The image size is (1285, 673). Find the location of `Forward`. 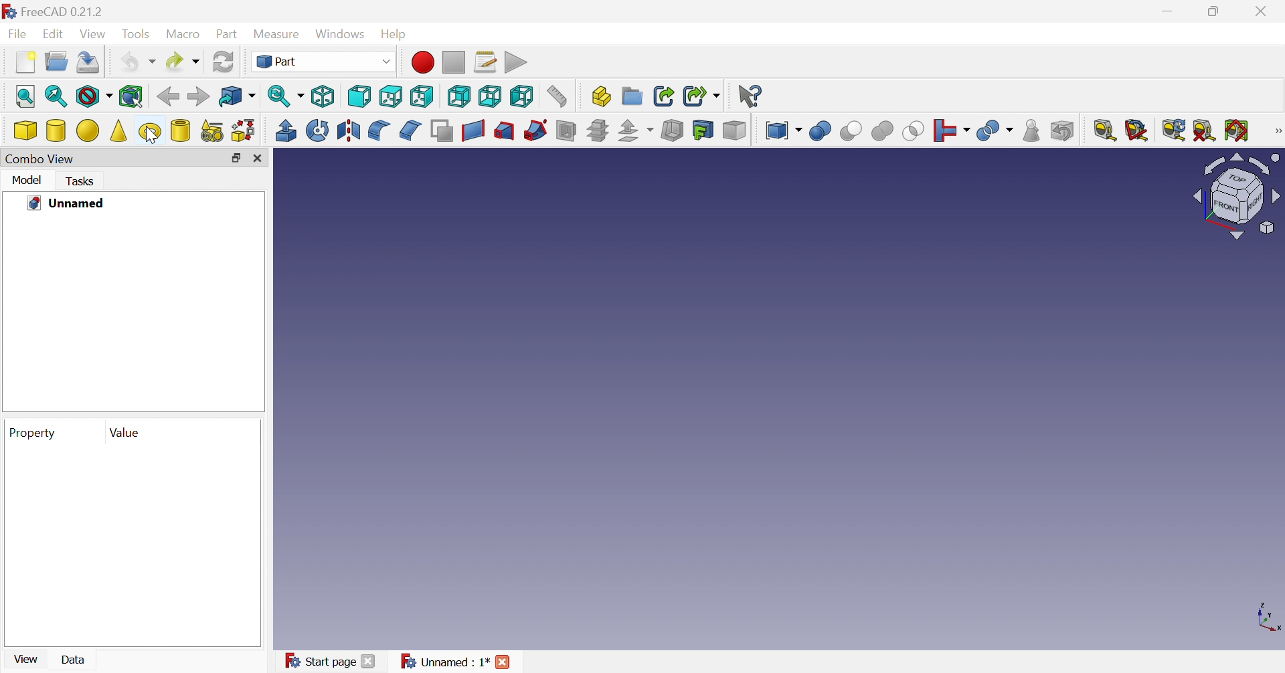

Forward is located at coordinates (197, 96).